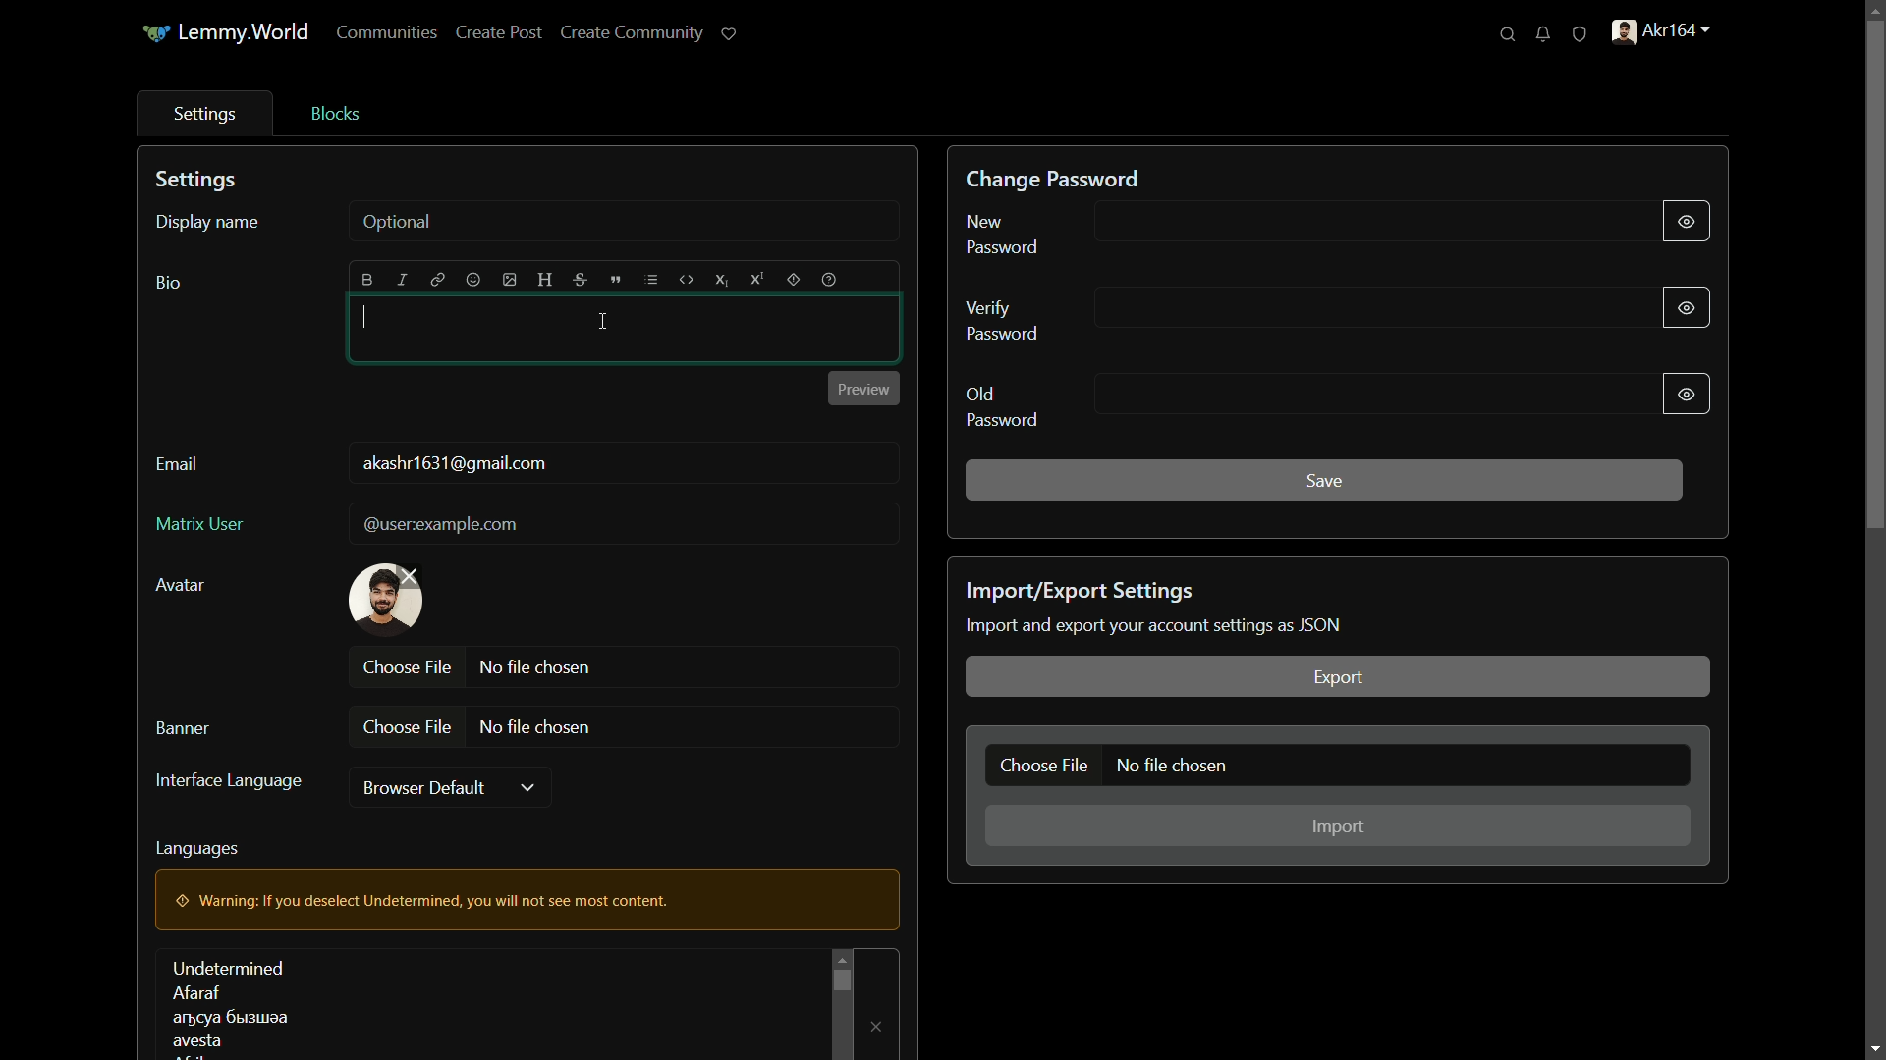  Describe the element at coordinates (1874, 273) in the screenshot. I see `scroll bar` at that location.